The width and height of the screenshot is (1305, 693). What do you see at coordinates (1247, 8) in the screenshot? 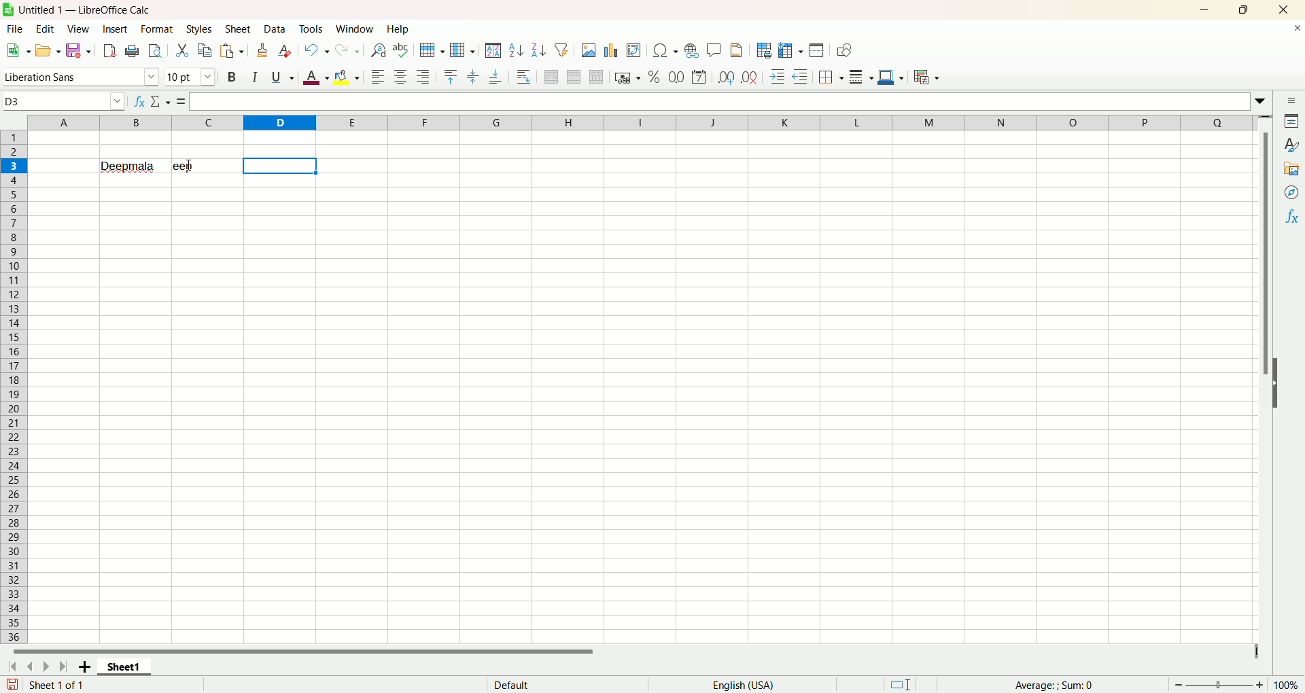
I see `Maximize` at bounding box center [1247, 8].